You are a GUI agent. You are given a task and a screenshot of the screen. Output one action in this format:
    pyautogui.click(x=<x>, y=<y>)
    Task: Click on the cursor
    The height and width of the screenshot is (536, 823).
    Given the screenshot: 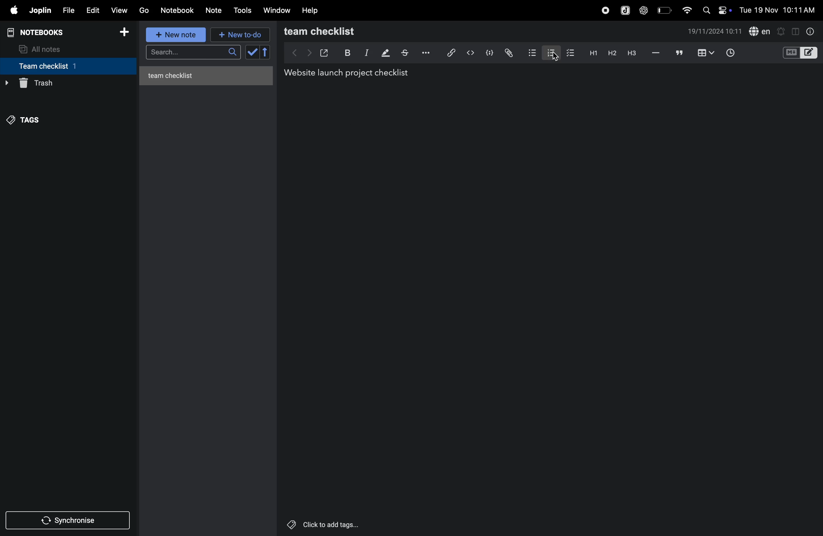 What is the action you would take?
    pyautogui.click(x=555, y=59)
    